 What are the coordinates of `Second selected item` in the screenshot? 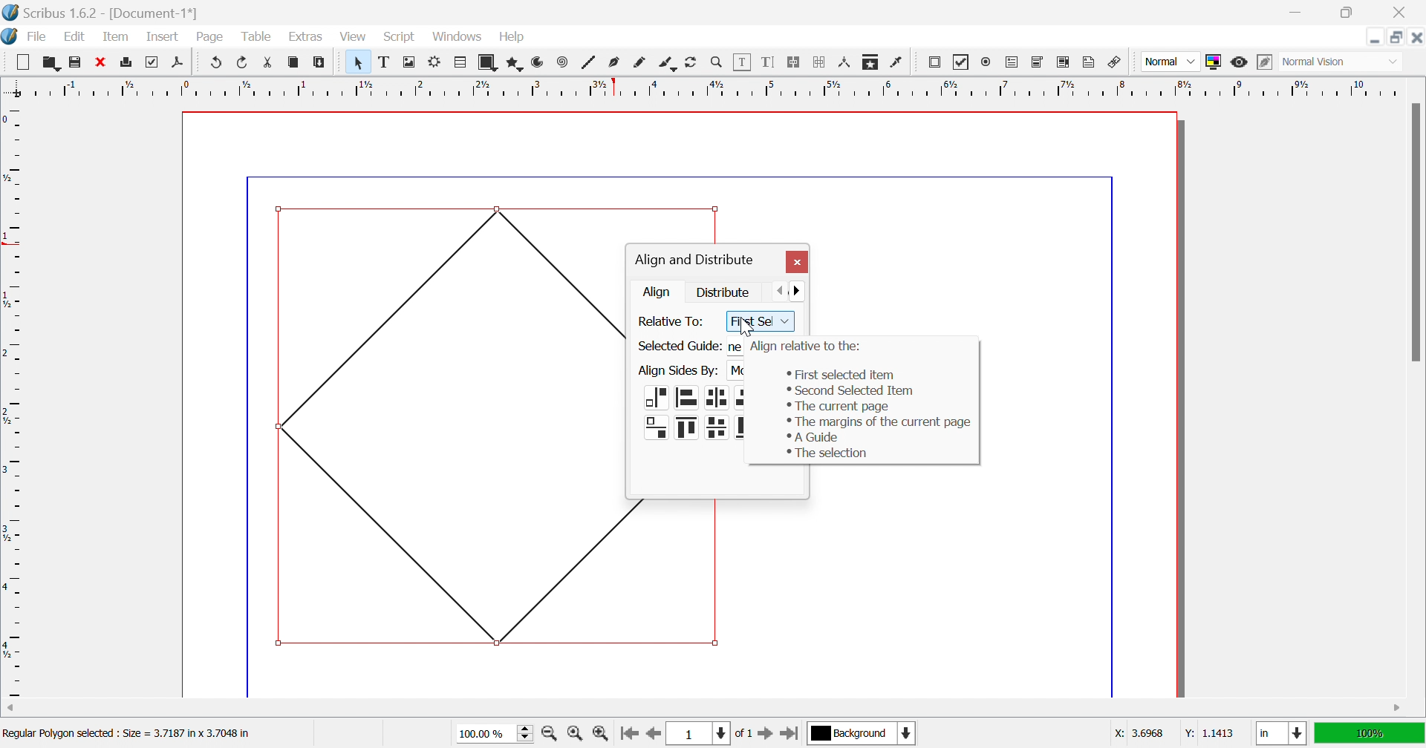 It's located at (850, 391).